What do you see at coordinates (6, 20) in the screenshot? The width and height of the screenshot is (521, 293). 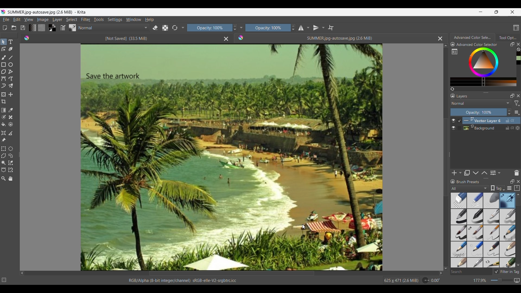 I see `Cursor on File` at bounding box center [6, 20].